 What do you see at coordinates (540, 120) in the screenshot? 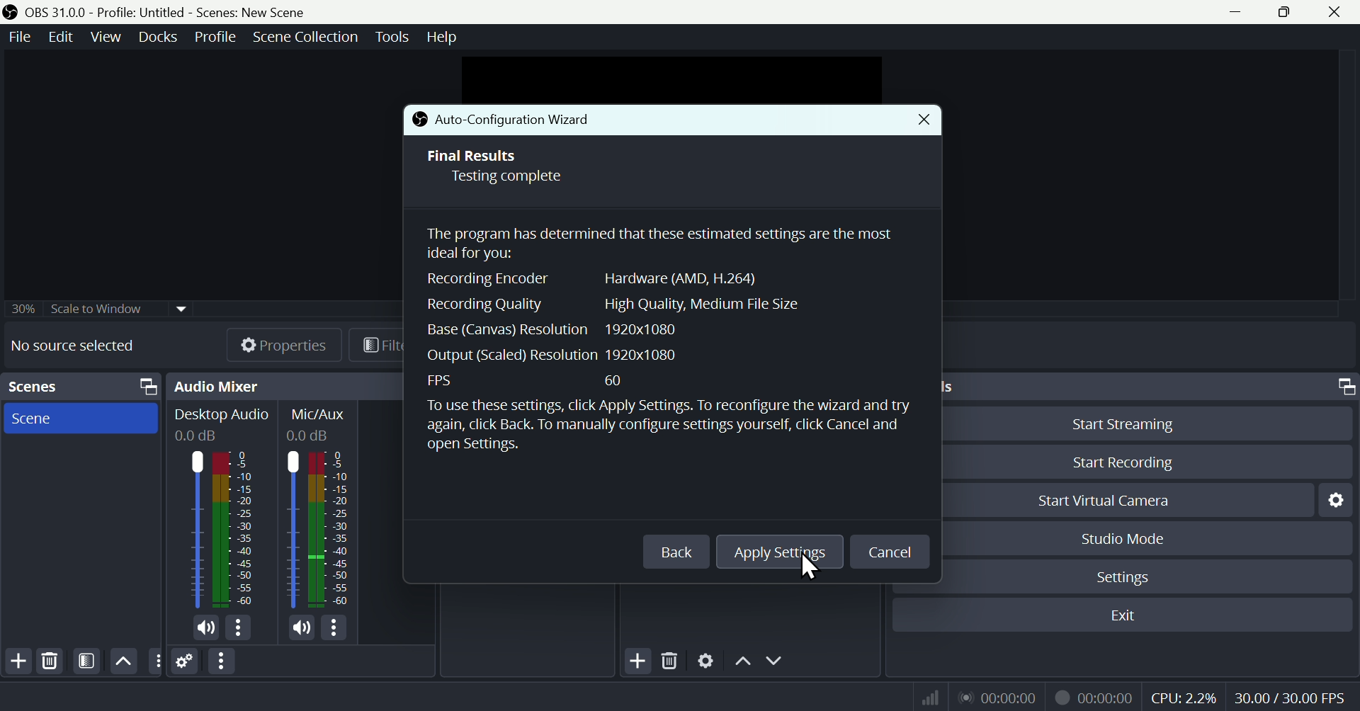
I see `Auto-Configuration Wizard` at bounding box center [540, 120].